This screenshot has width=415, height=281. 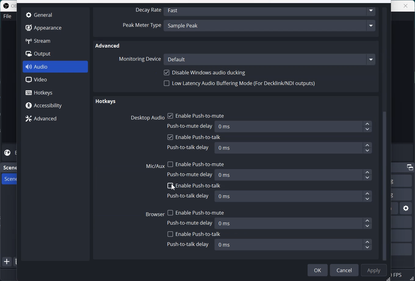 I want to click on Browser, so click(x=155, y=214).